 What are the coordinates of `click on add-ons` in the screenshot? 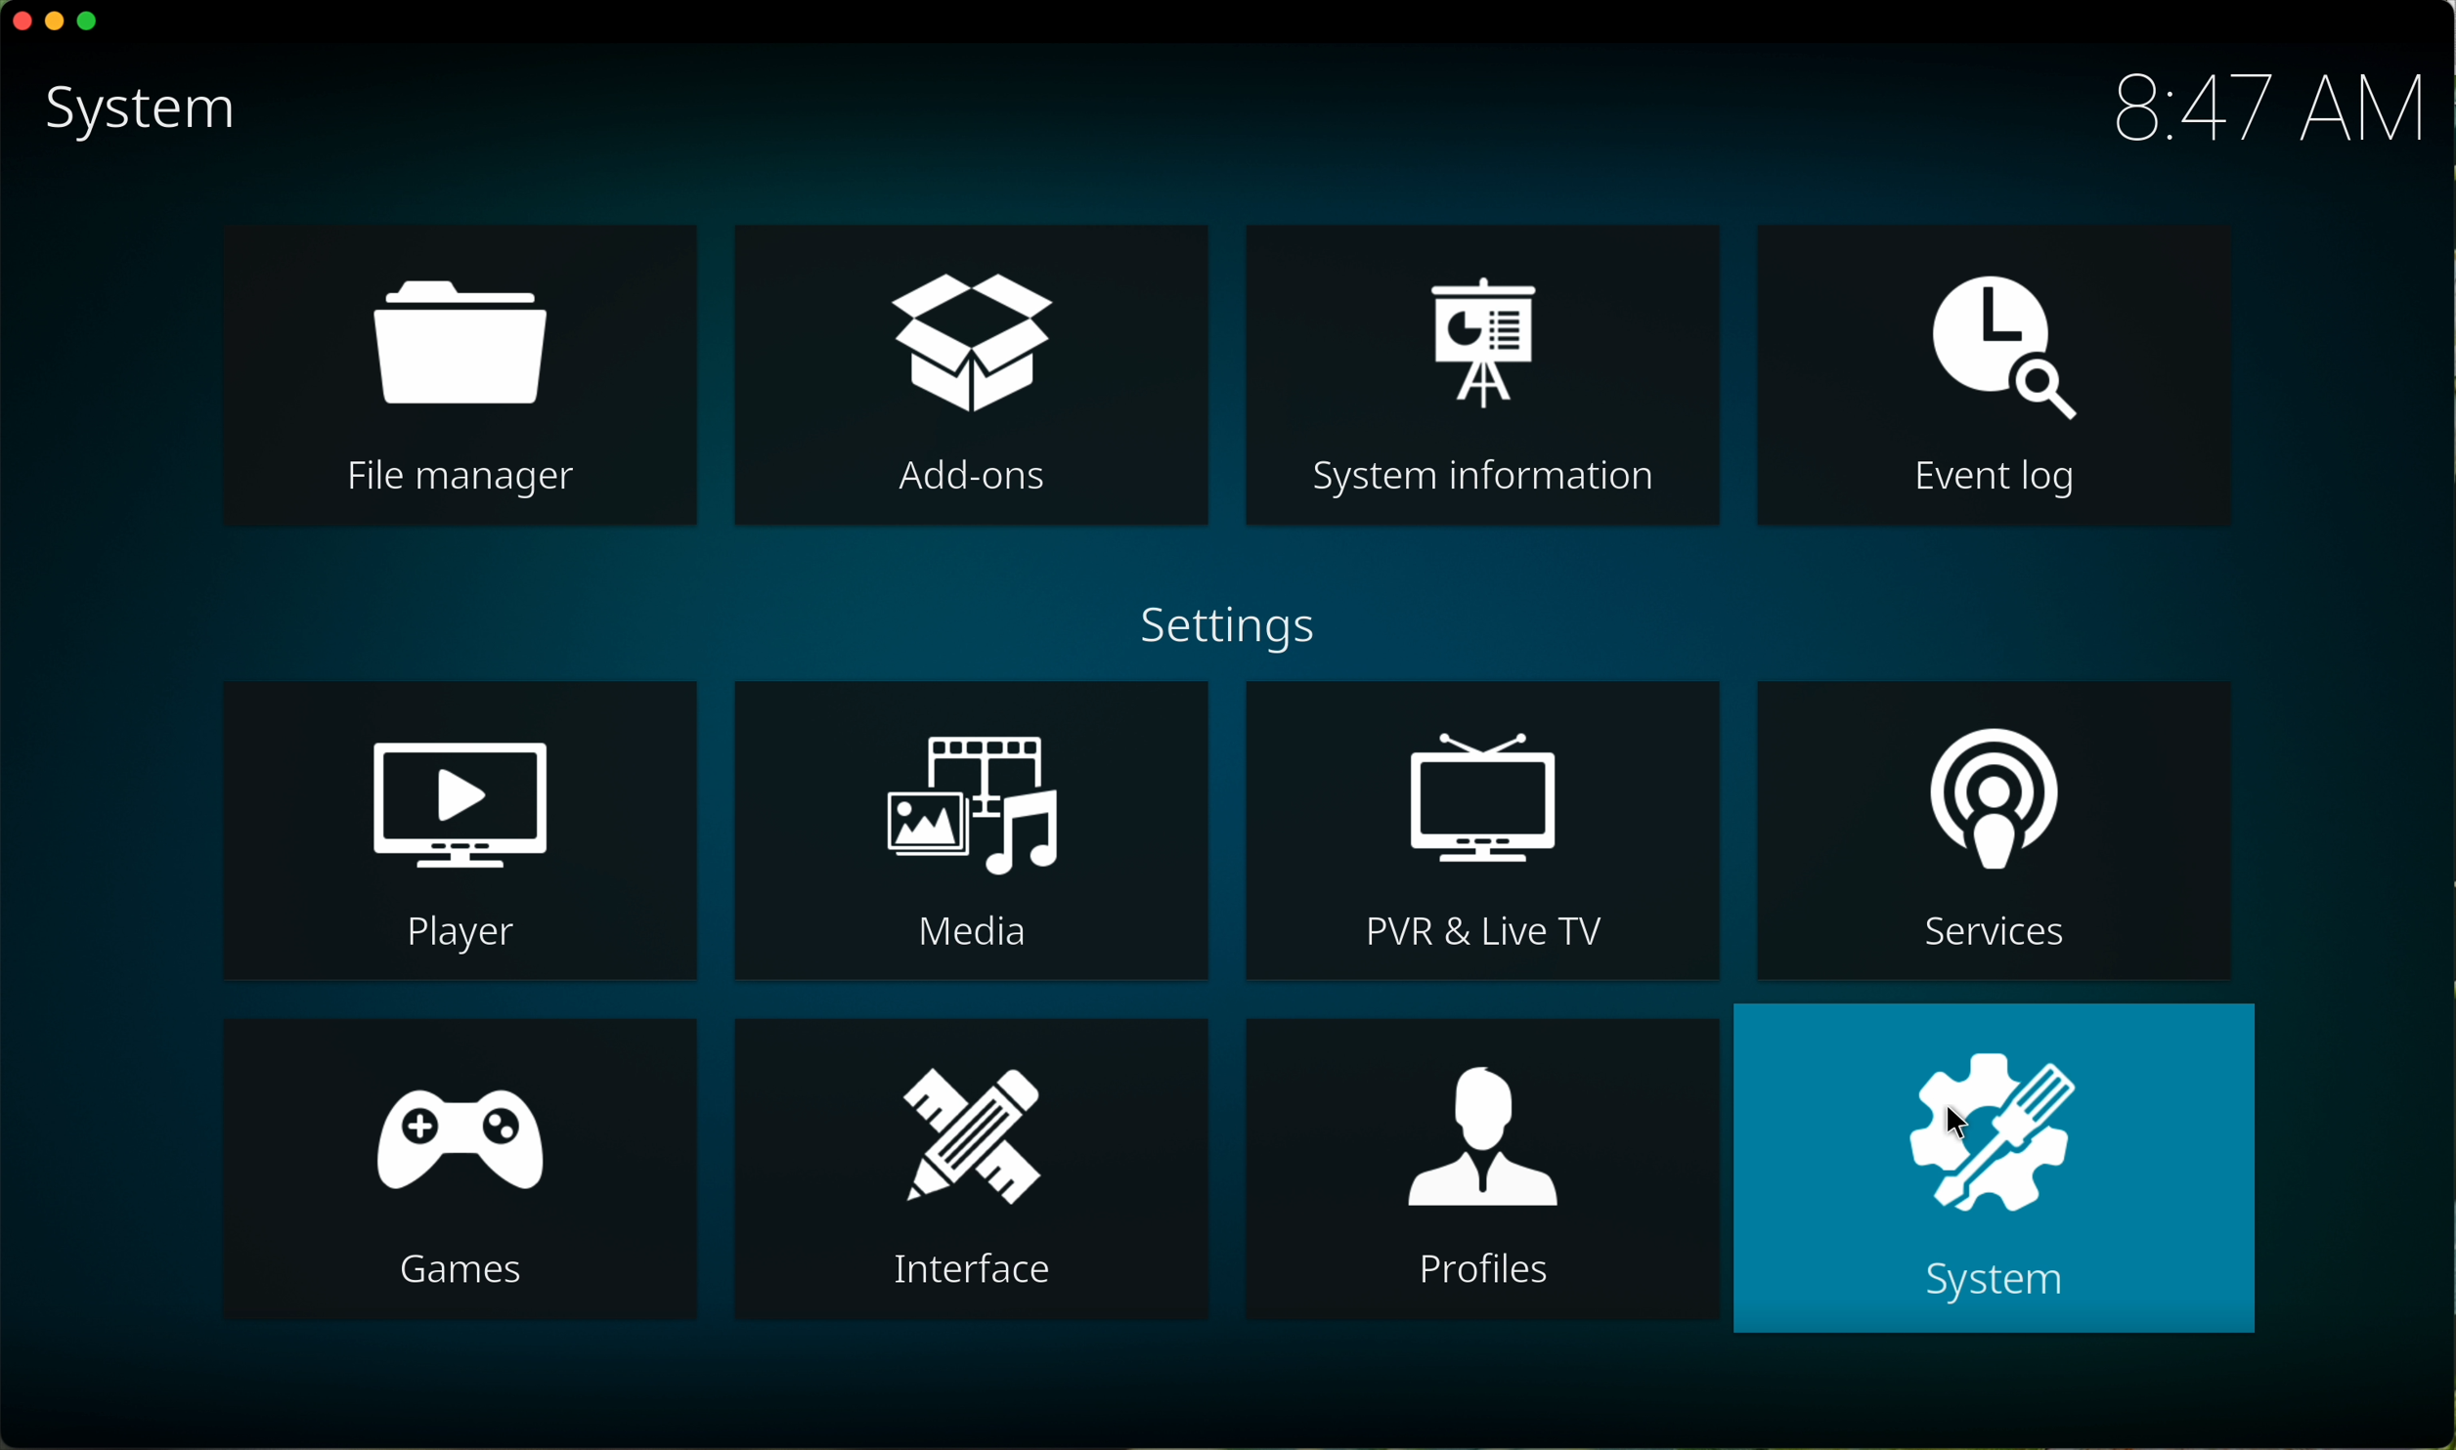 It's located at (965, 375).